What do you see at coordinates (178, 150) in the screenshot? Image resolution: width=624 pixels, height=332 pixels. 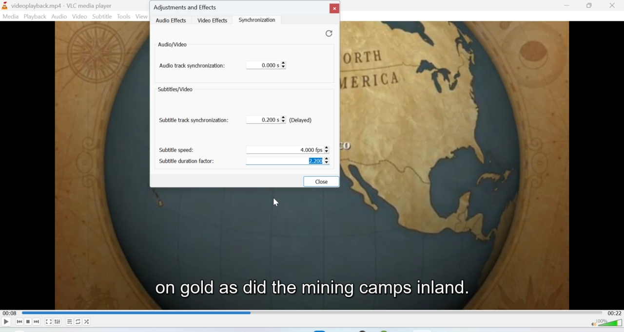 I see `subtitle speed:` at bounding box center [178, 150].